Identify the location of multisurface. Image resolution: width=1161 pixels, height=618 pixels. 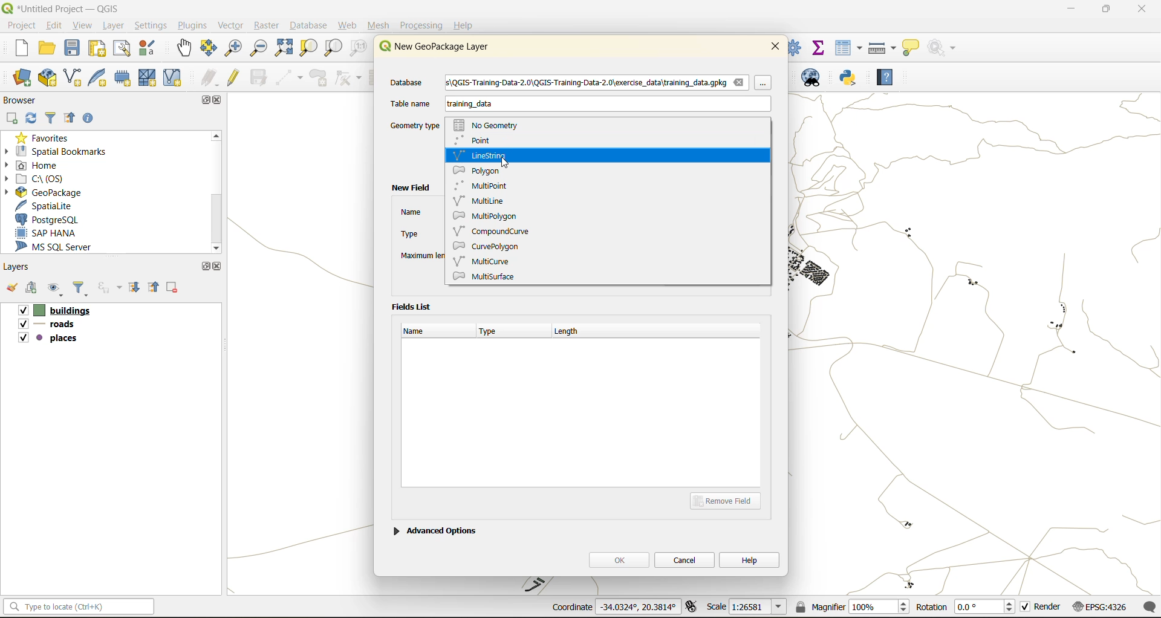
(496, 276).